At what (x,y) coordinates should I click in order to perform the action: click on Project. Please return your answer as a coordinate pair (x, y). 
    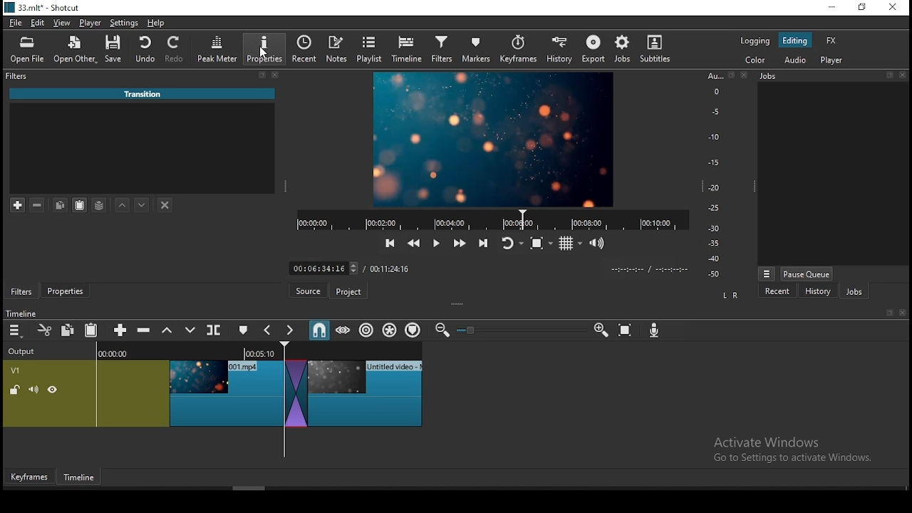
    Looking at the image, I should click on (351, 291).